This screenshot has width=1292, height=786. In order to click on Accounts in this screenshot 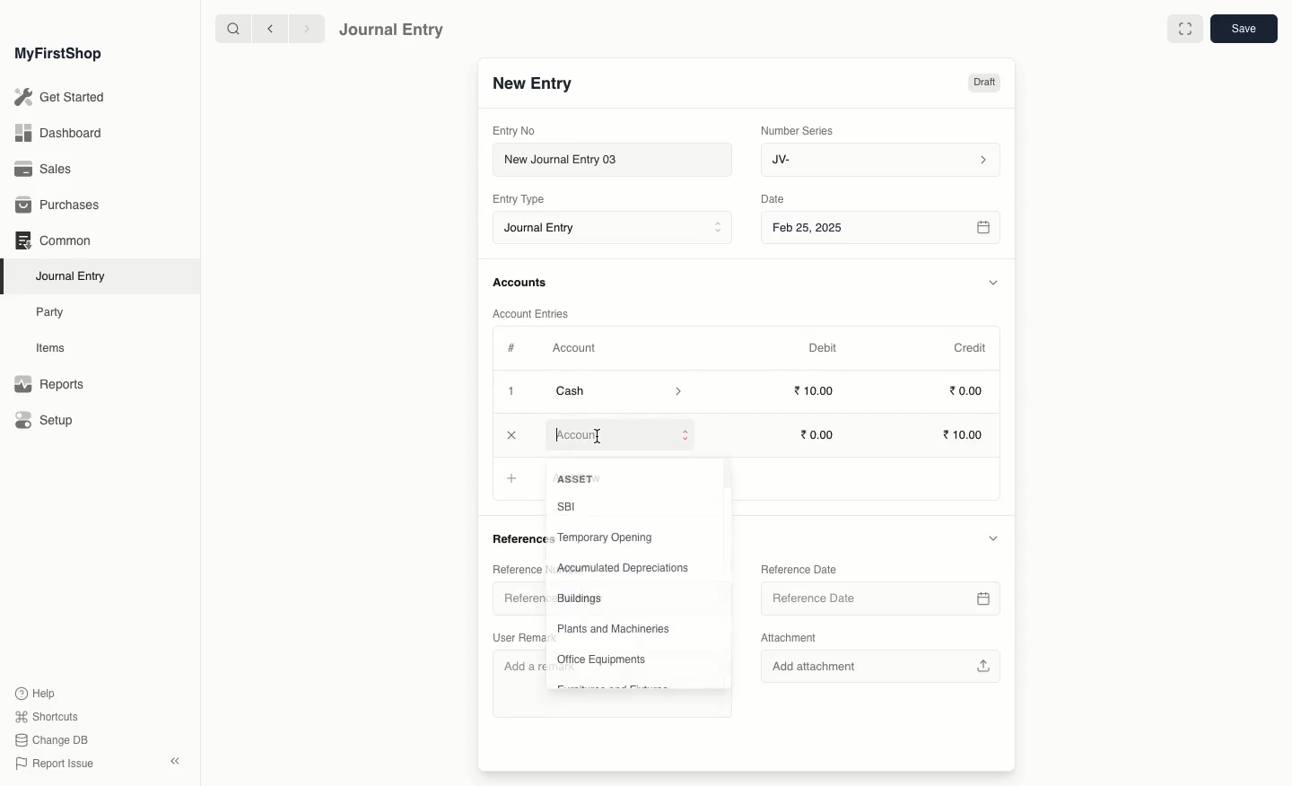, I will do `click(521, 283)`.